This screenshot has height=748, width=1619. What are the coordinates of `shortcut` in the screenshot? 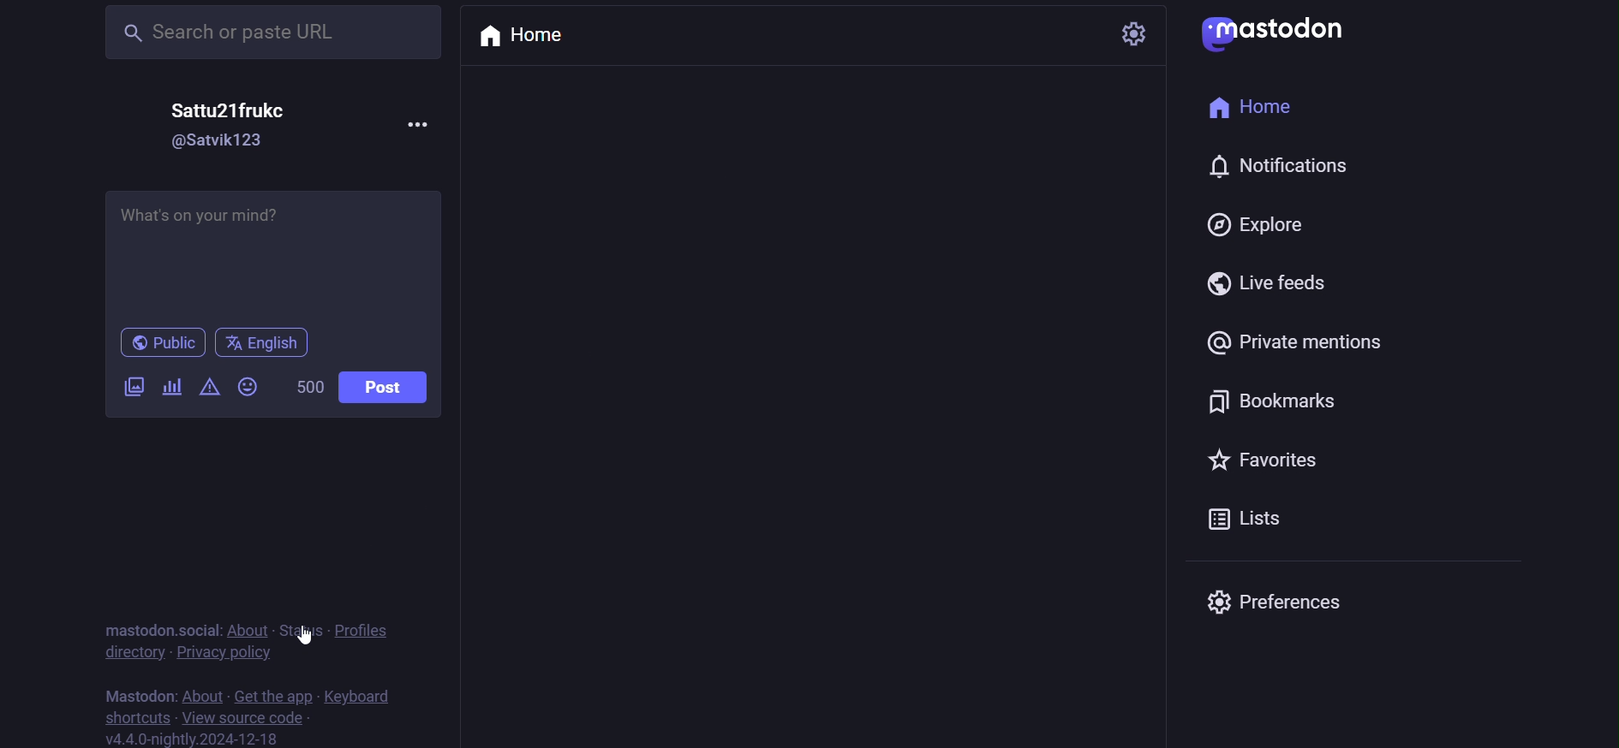 It's located at (138, 716).